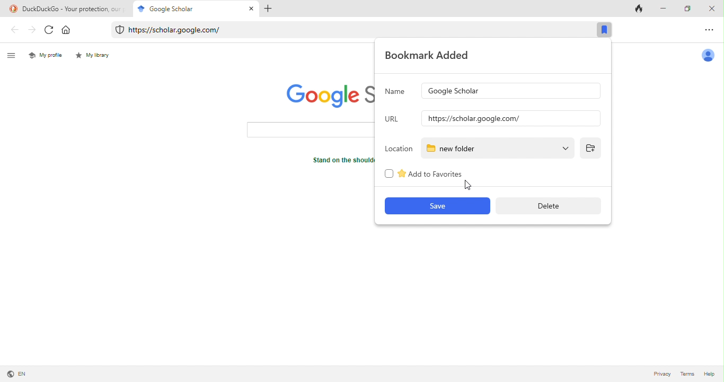  I want to click on google scholar logo, so click(325, 95).